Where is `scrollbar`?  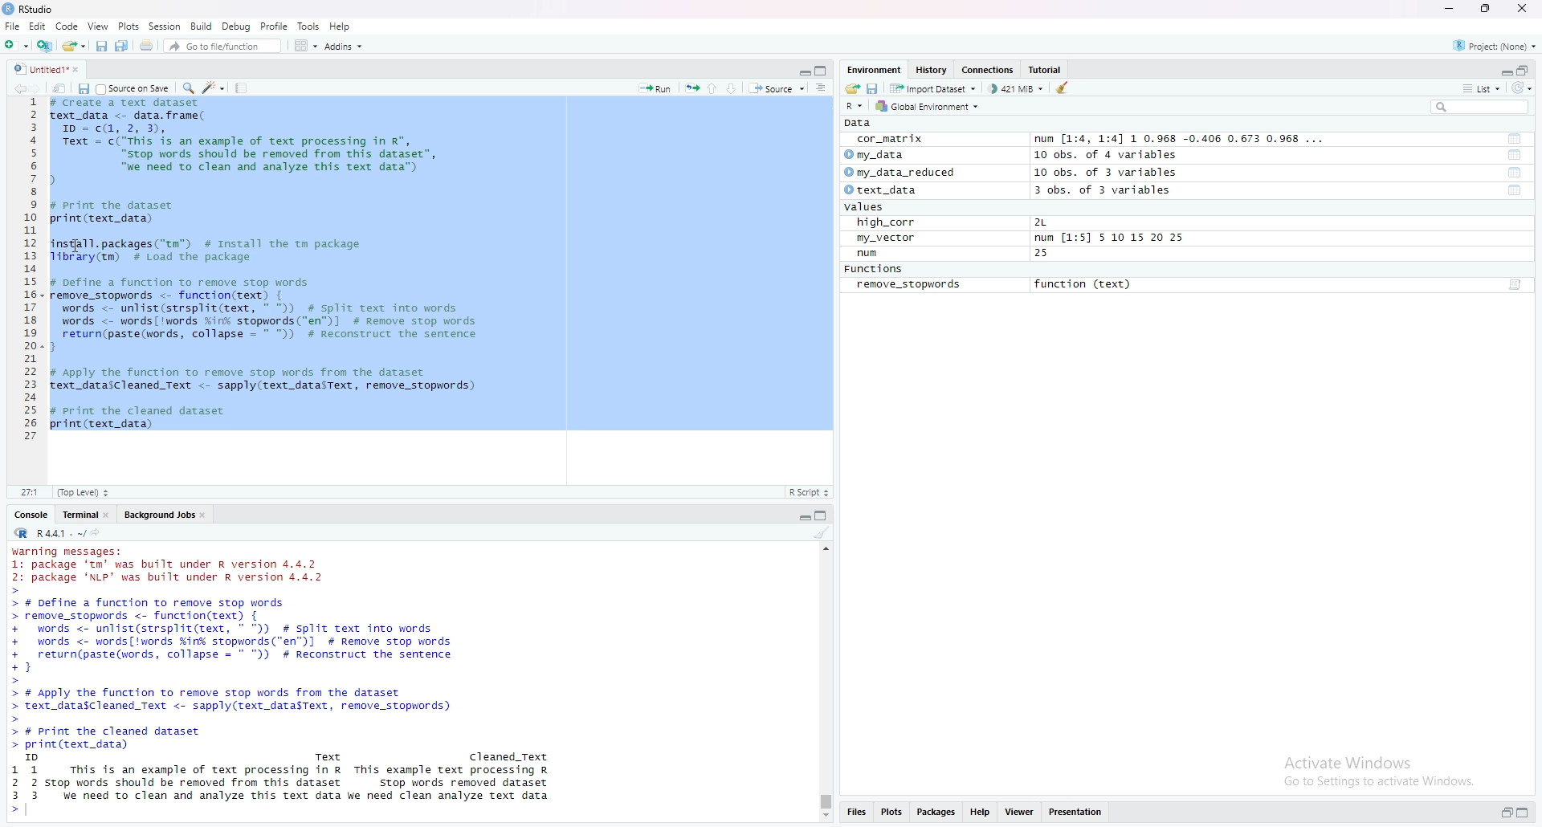
scrollbar is located at coordinates (823, 683).